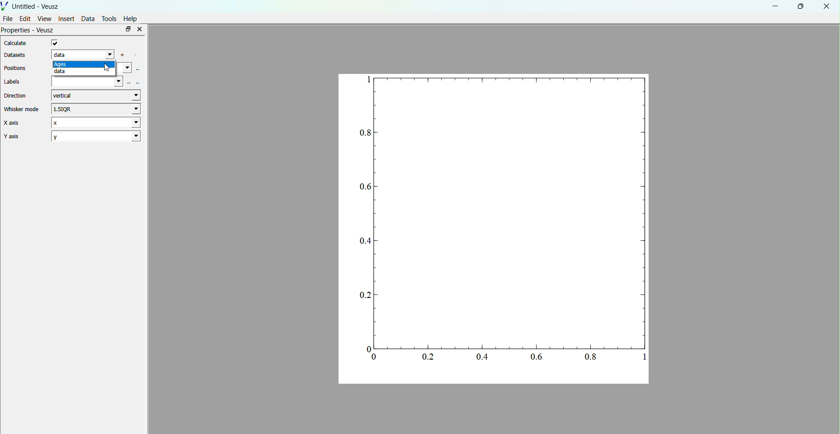 The width and height of the screenshot is (840, 434). What do you see at coordinates (826, 7) in the screenshot?
I see `close` at bounding box center [826, 7].